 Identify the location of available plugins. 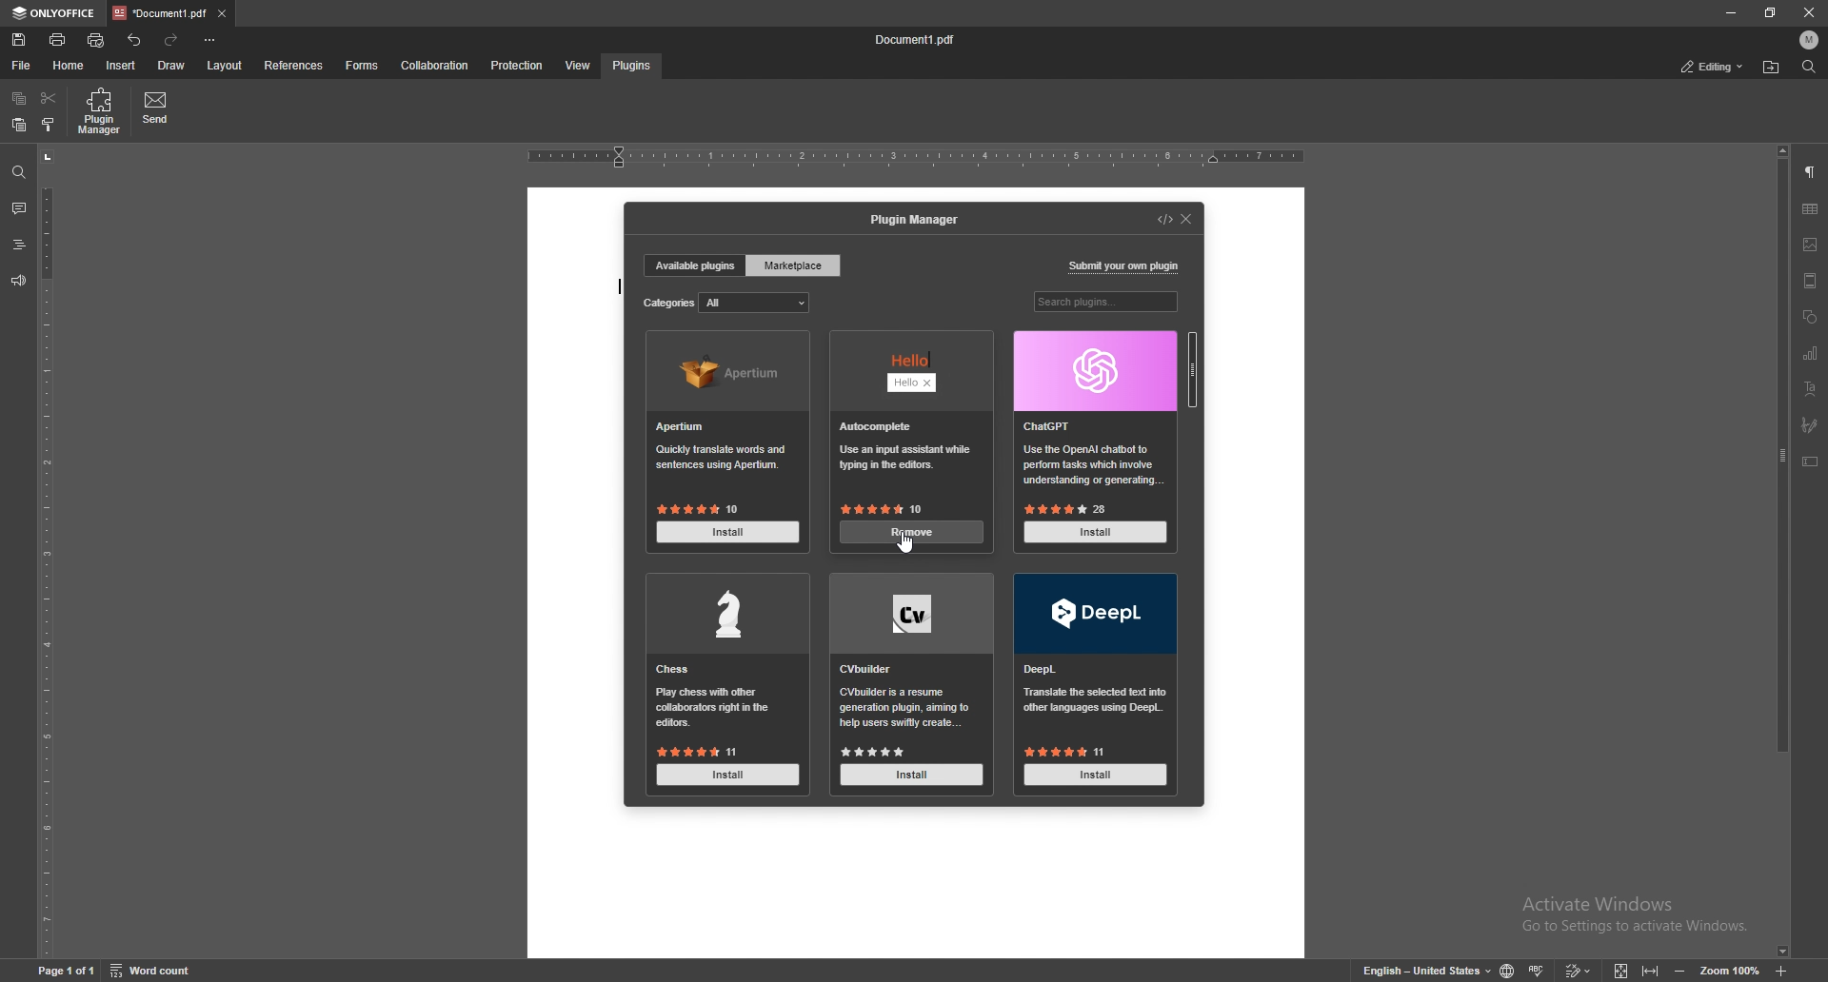
(696, 265).